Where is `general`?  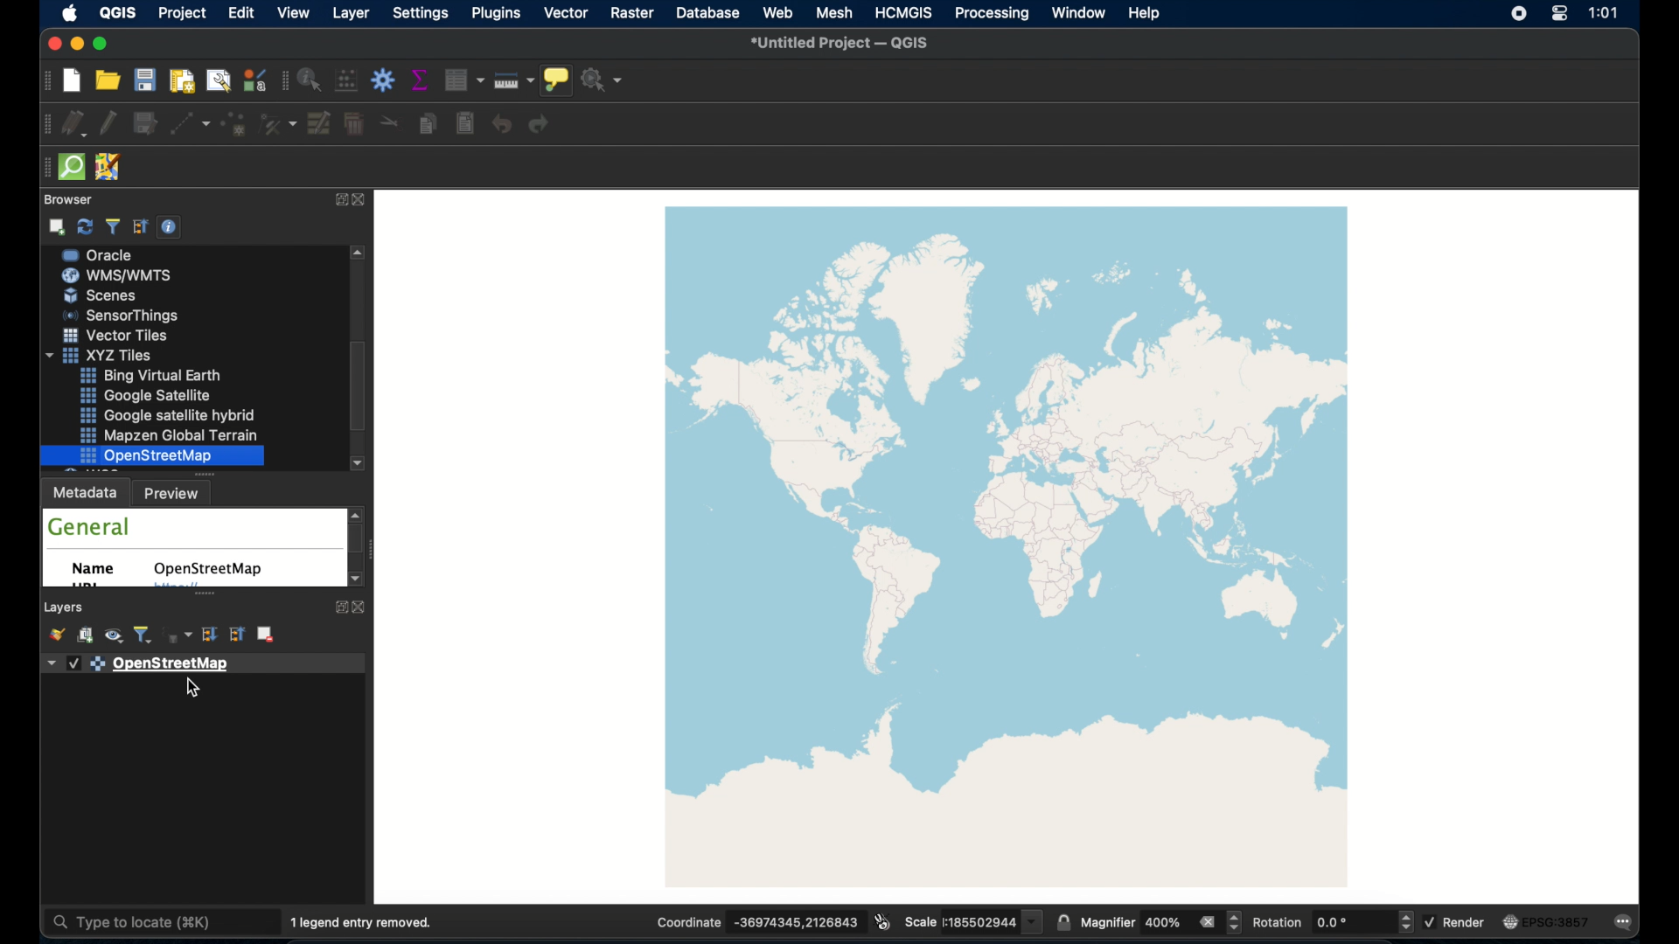
general is located at coordinates (88, 527).